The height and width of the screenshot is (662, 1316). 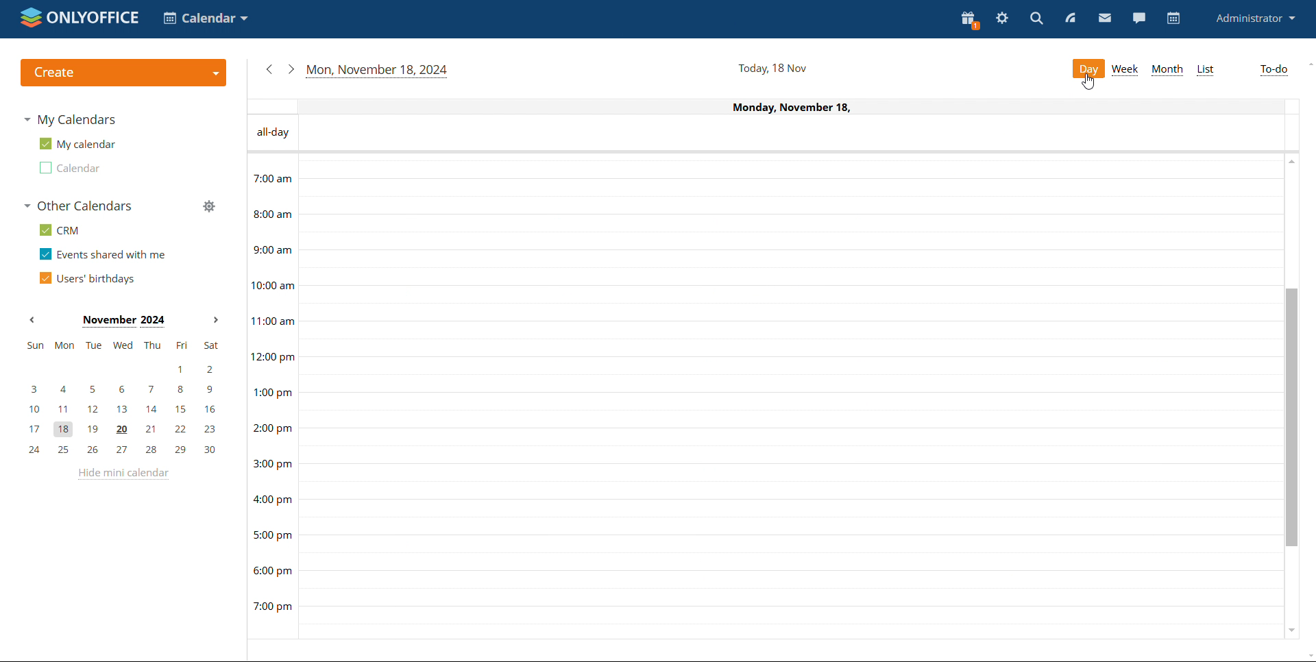 I want to click on current day, so click(x=377, y=71).